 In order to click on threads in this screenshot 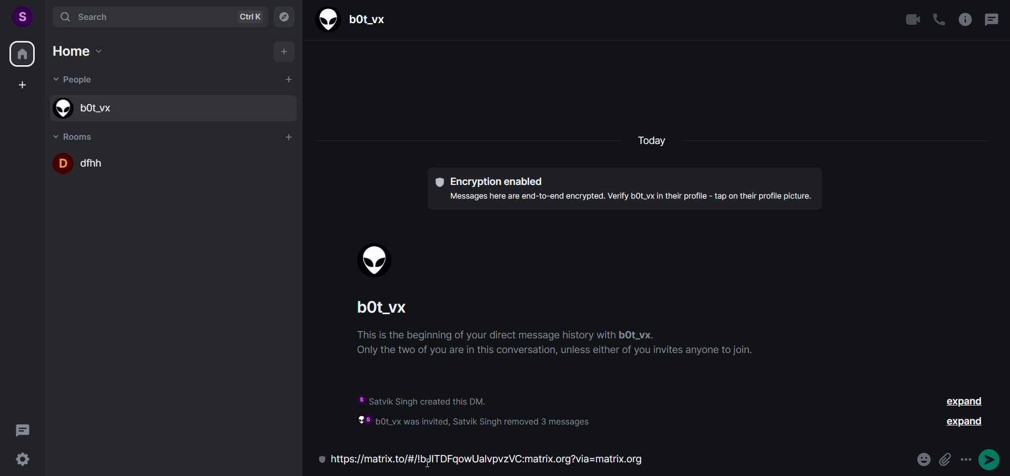, I will do `click(23, 428)`.